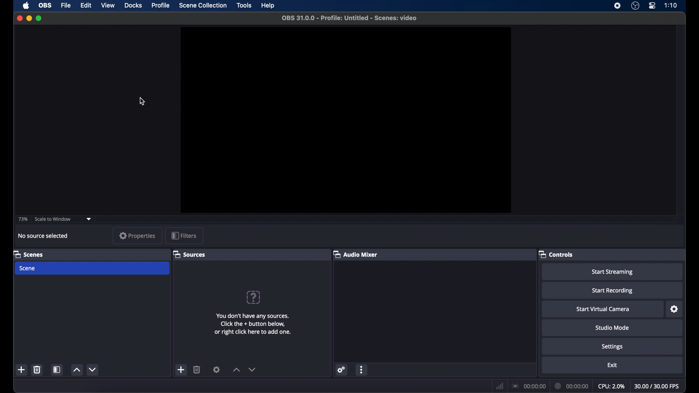  Describe the element at coordinates (268, 6) in the screenshot. I see `help` at that location.